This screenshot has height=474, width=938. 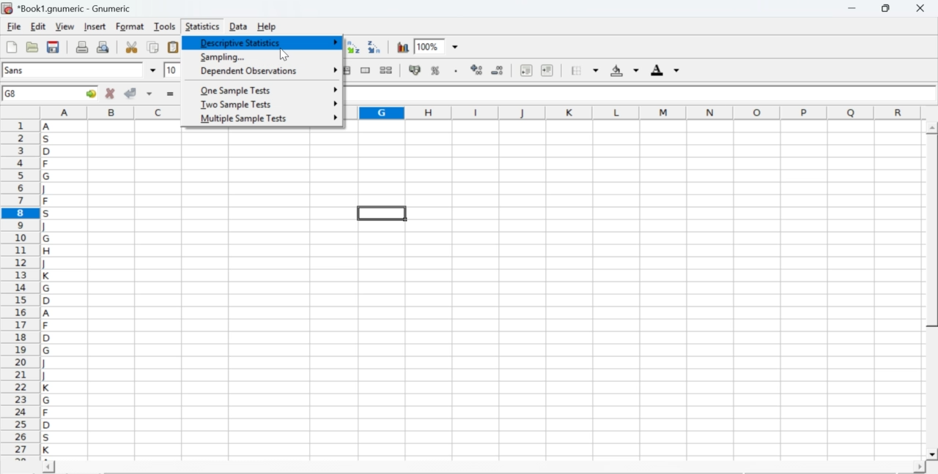 What do you see at coordinates (248, 72) in the screenshot?
I see `dependent observations` at bounding box center [248, 72].